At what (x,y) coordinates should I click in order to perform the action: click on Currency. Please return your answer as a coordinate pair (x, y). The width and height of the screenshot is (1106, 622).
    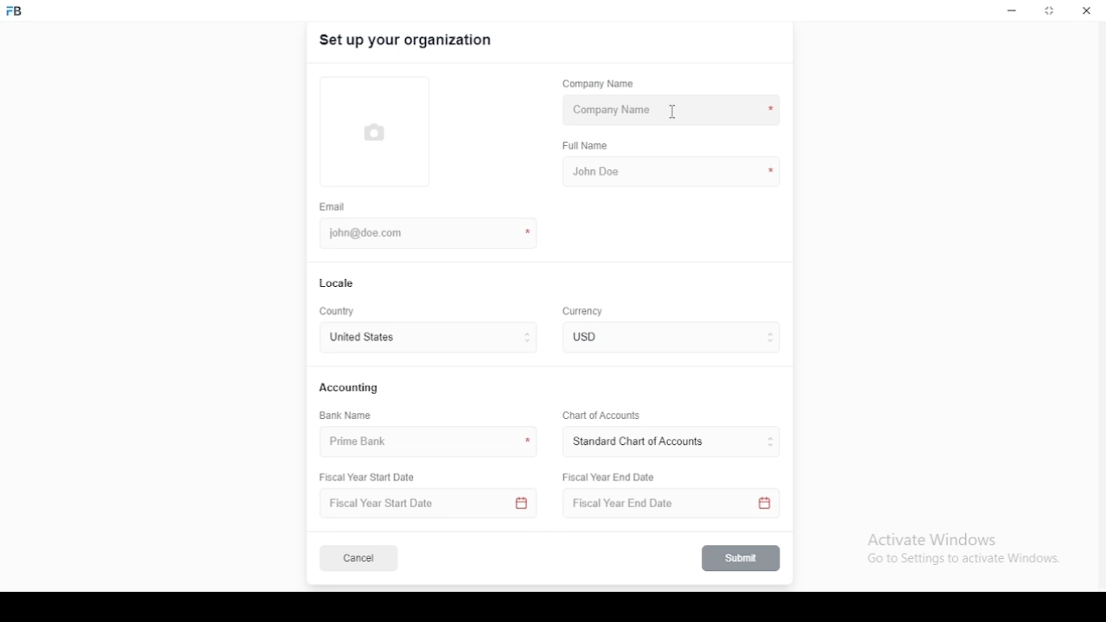
    Looking at the image, I should click on (583, 312).